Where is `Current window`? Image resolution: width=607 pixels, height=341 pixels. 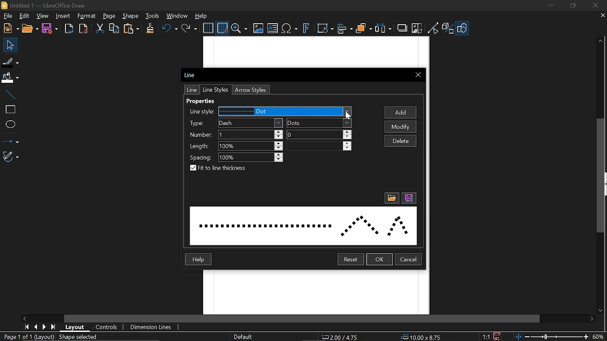 Current window is located at coordinates (45, 6).